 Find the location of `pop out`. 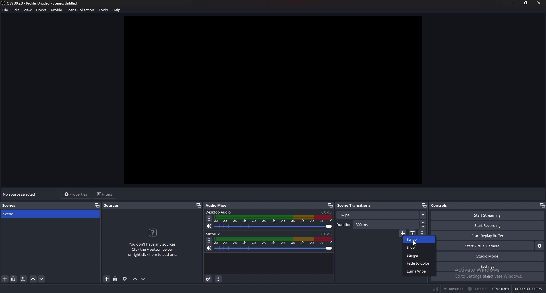

pop out is located at coordinates (198, 206).